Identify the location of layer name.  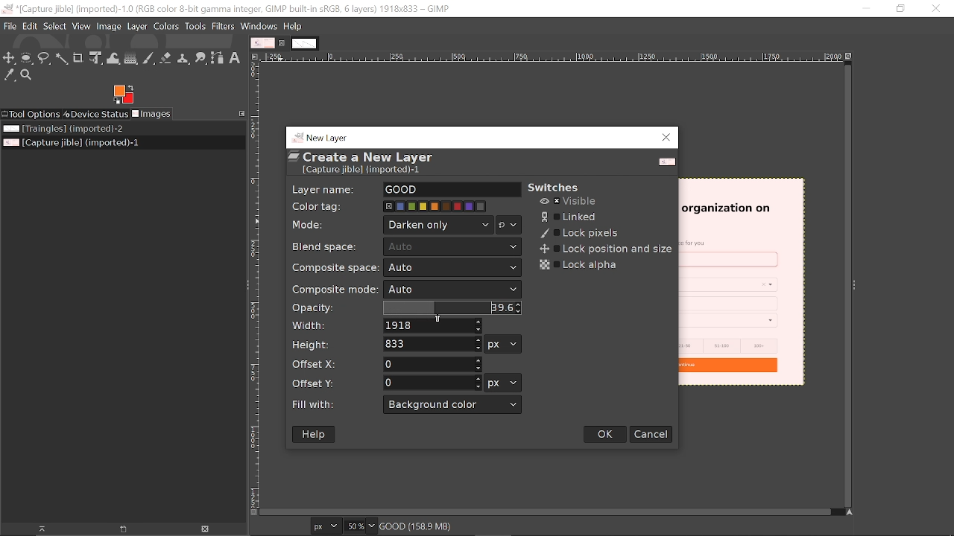
(452, 190).